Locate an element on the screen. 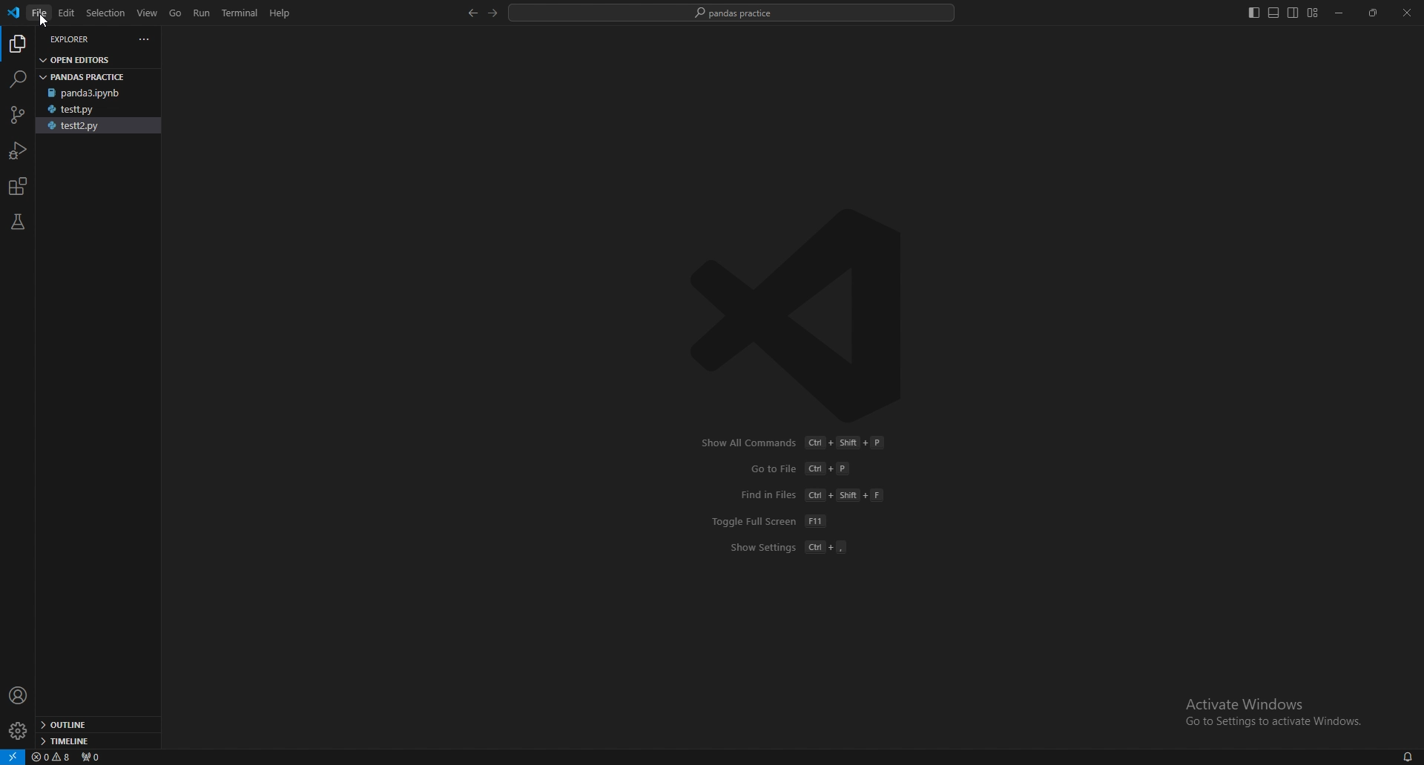 The height and width of the screenshot is (765, 1424). go is located at coordinates (175, 14).